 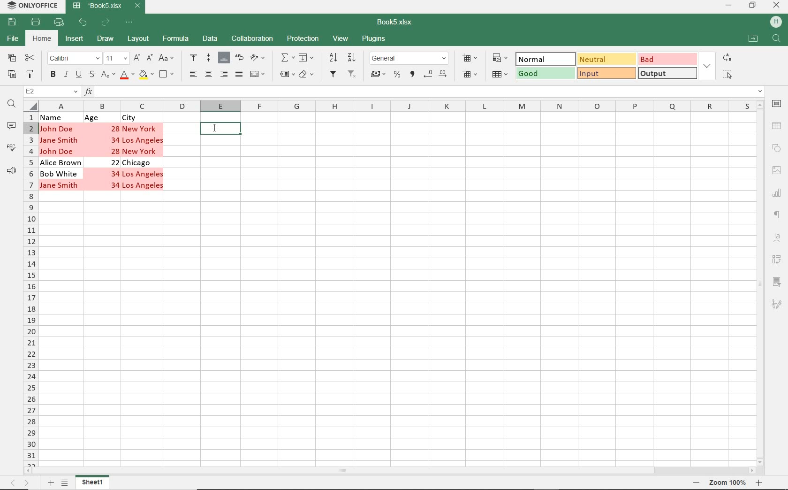 What do you see at coordinates (167, 59) in the screenshot?
I see `CHANGE CASE` at bounding box center [167, 59].